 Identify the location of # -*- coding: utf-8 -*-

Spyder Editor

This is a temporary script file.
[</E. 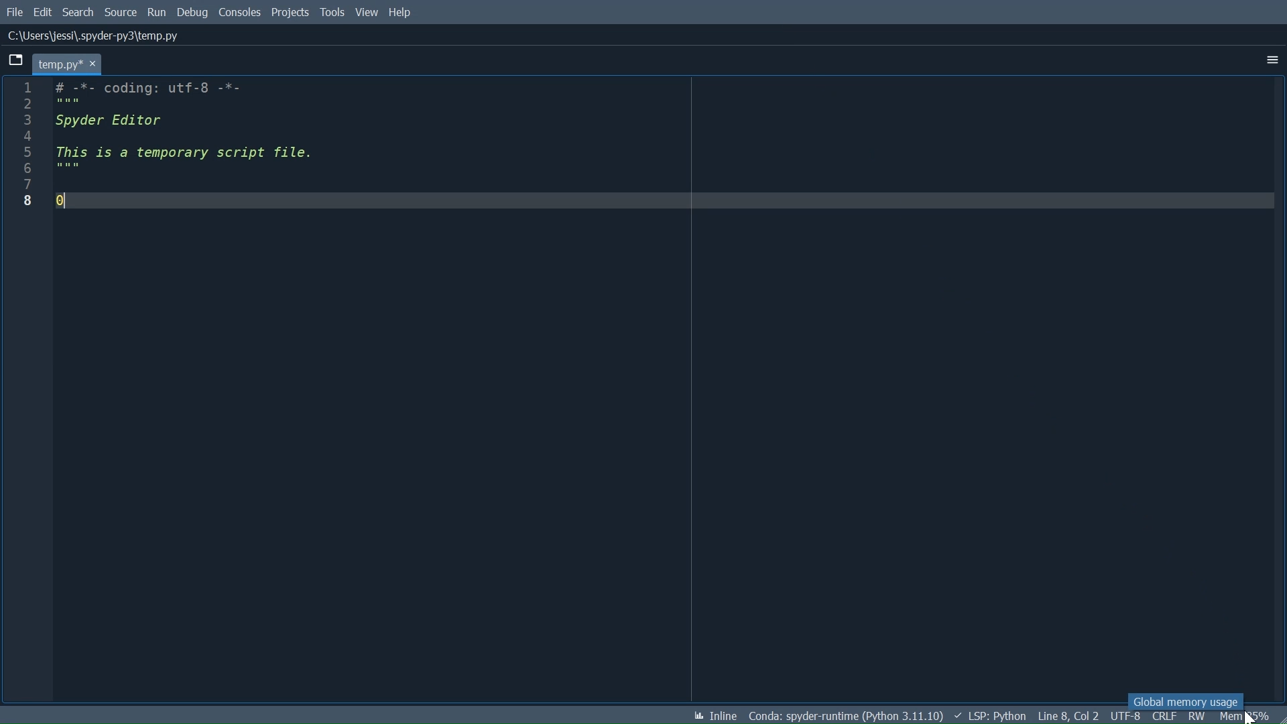
(664, 149).